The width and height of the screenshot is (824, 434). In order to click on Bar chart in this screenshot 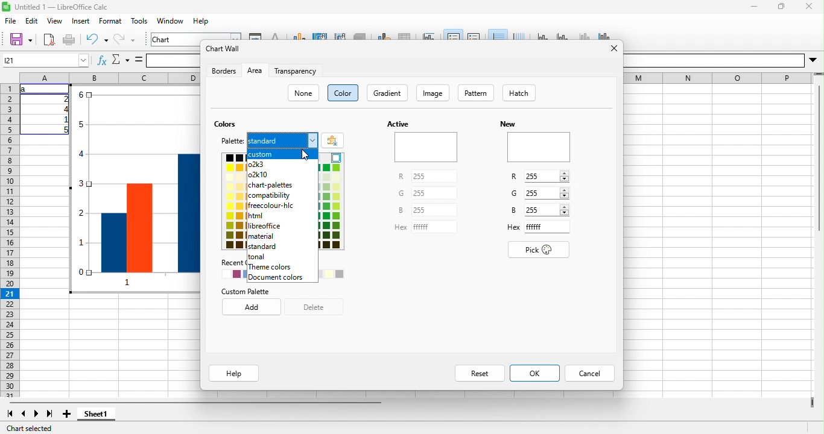, I will do `click(135, 189)`.